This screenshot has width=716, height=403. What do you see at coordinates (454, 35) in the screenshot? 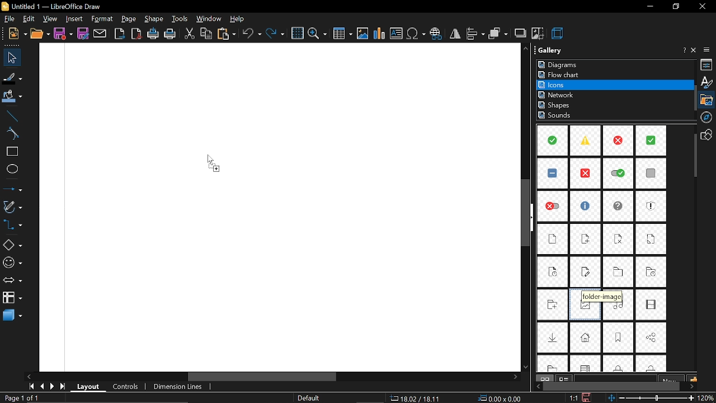
I see `flip` at bounding box center [454, 35].